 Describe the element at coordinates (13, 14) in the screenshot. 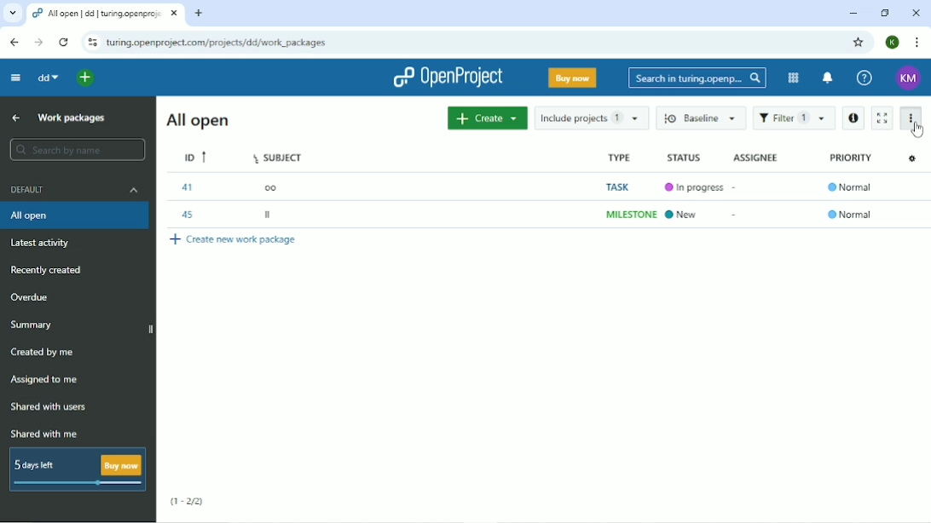

I see `search tabs` at that location.